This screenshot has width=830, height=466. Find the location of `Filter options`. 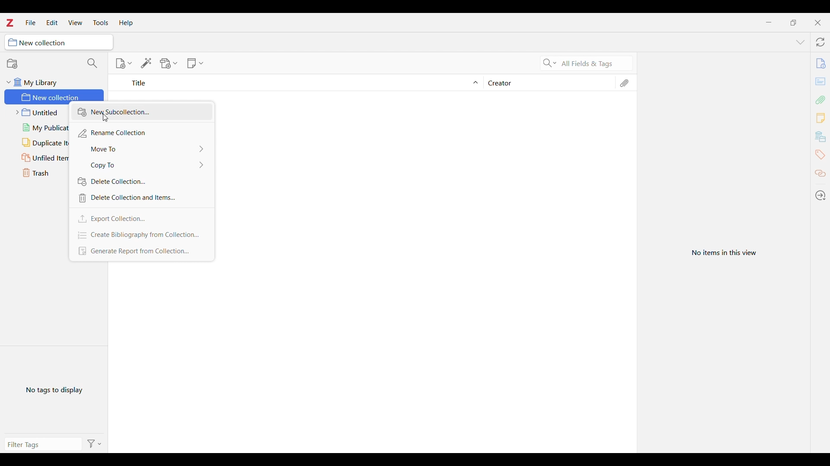

Filter options is located at coordinates (97, 444).